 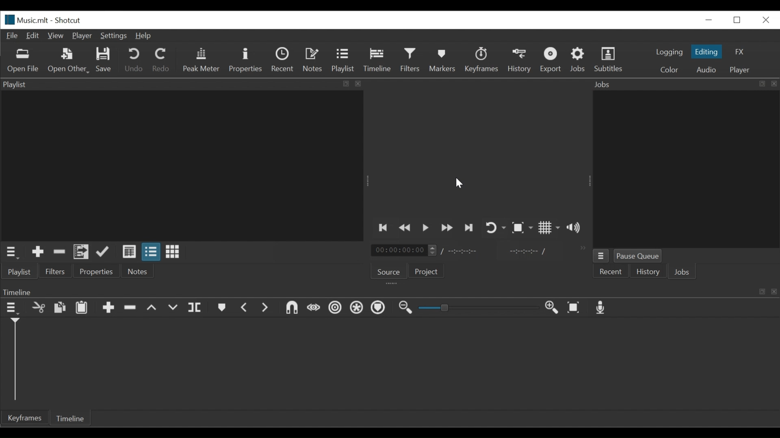 I want to click on Skip to the previous point, so click(x=383, y=228).